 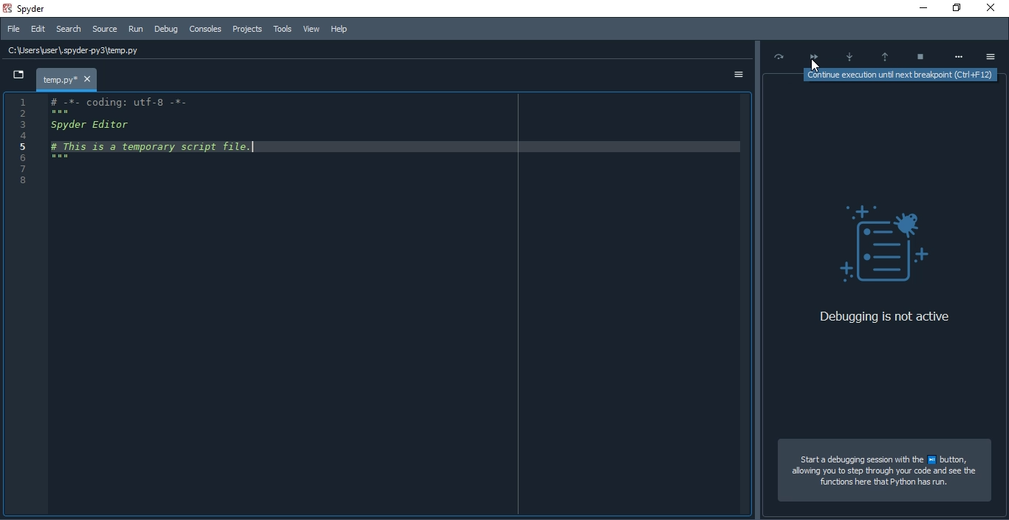 What do you see at coordinates (157, 131) in the screenshot?
I see `# -%- coding: uttT-8 -*-
Spyder Editor
# This is a temporary script file.|` at bounding box center [157, 131].